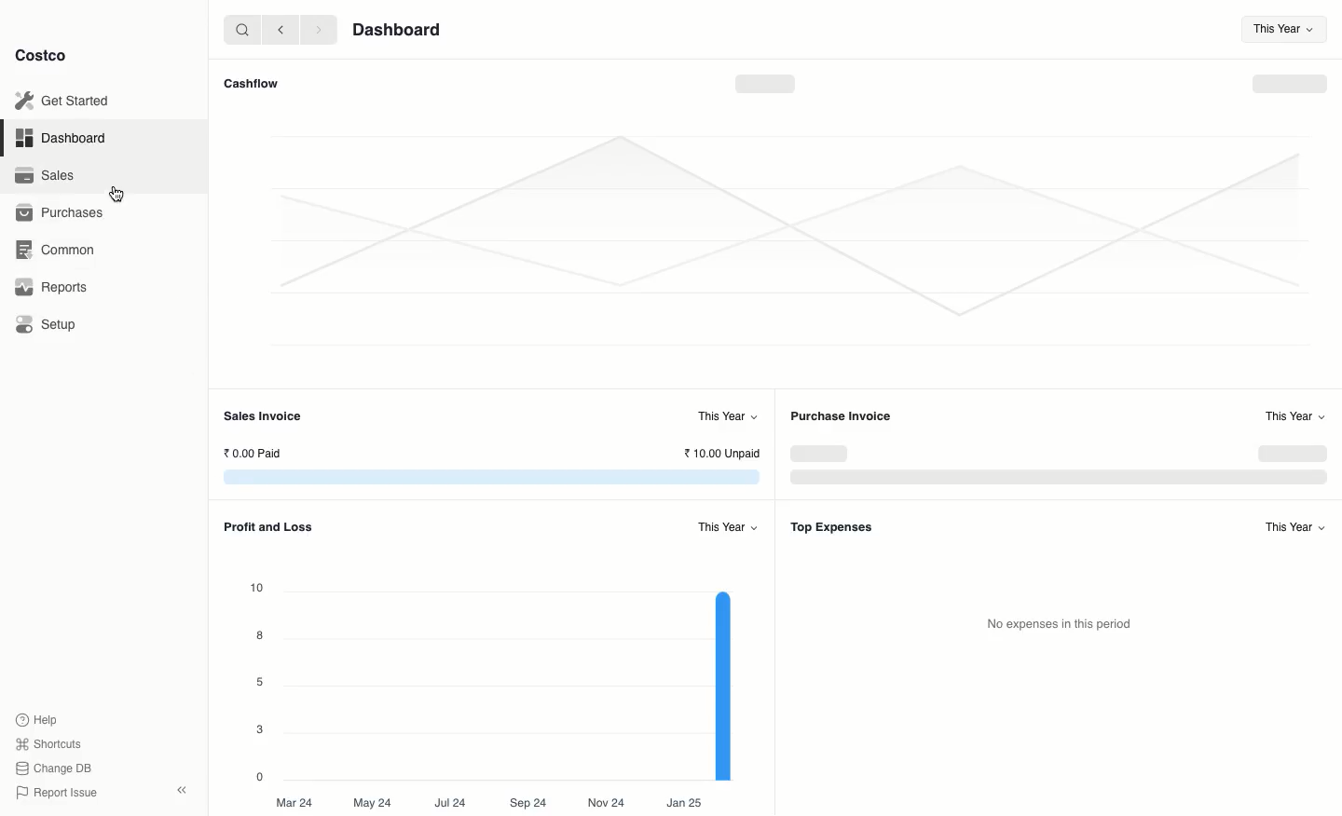  I want to click on Reports, so click(51, 286).